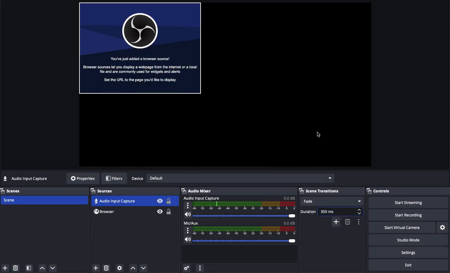 This screenshot has height=273, width=450. Describe the element at coordinates (15, 191) in the screenshot. I see `Scenes` at that location.